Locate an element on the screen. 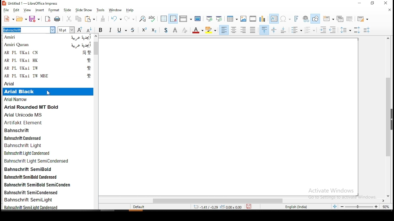 Image resolution: width=394 pixels, height=221 pixels. arial narrow is located at coordinates (48, 100).